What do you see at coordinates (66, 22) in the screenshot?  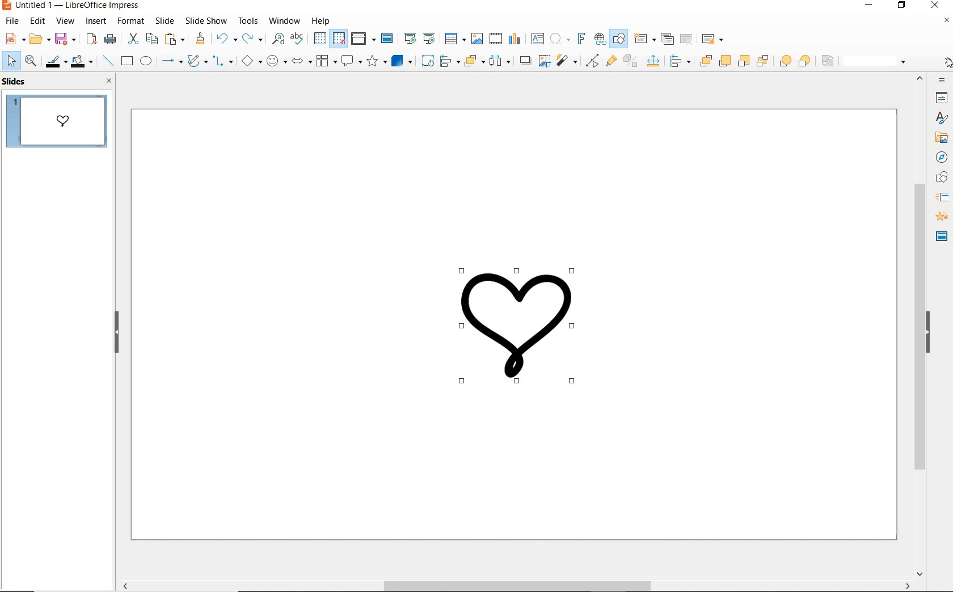 I see `view` at bounding box center [66, 22].